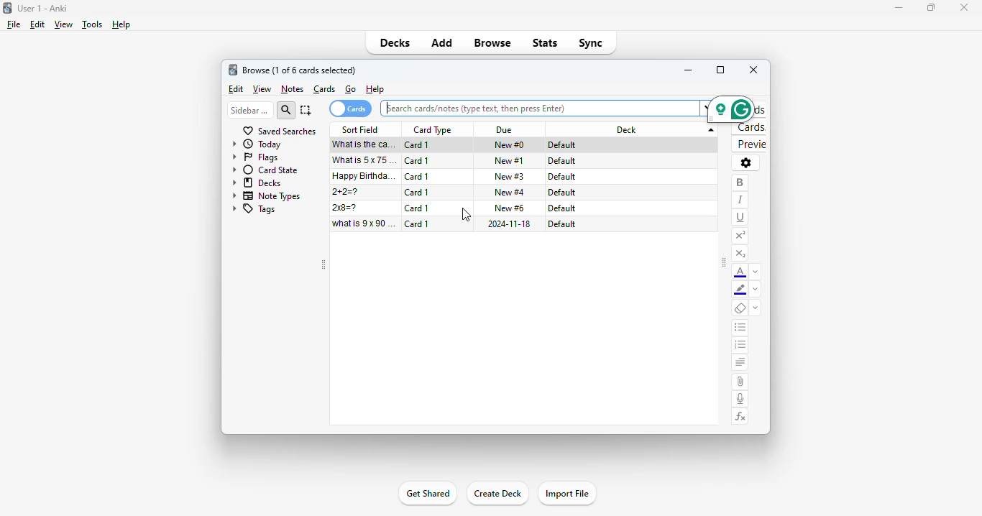 The height and width of the screenshot is (516, 982). What do you see at coordinates (466, 214) in the screenshot?
I see `cursor` at bounding box center [466, 214].